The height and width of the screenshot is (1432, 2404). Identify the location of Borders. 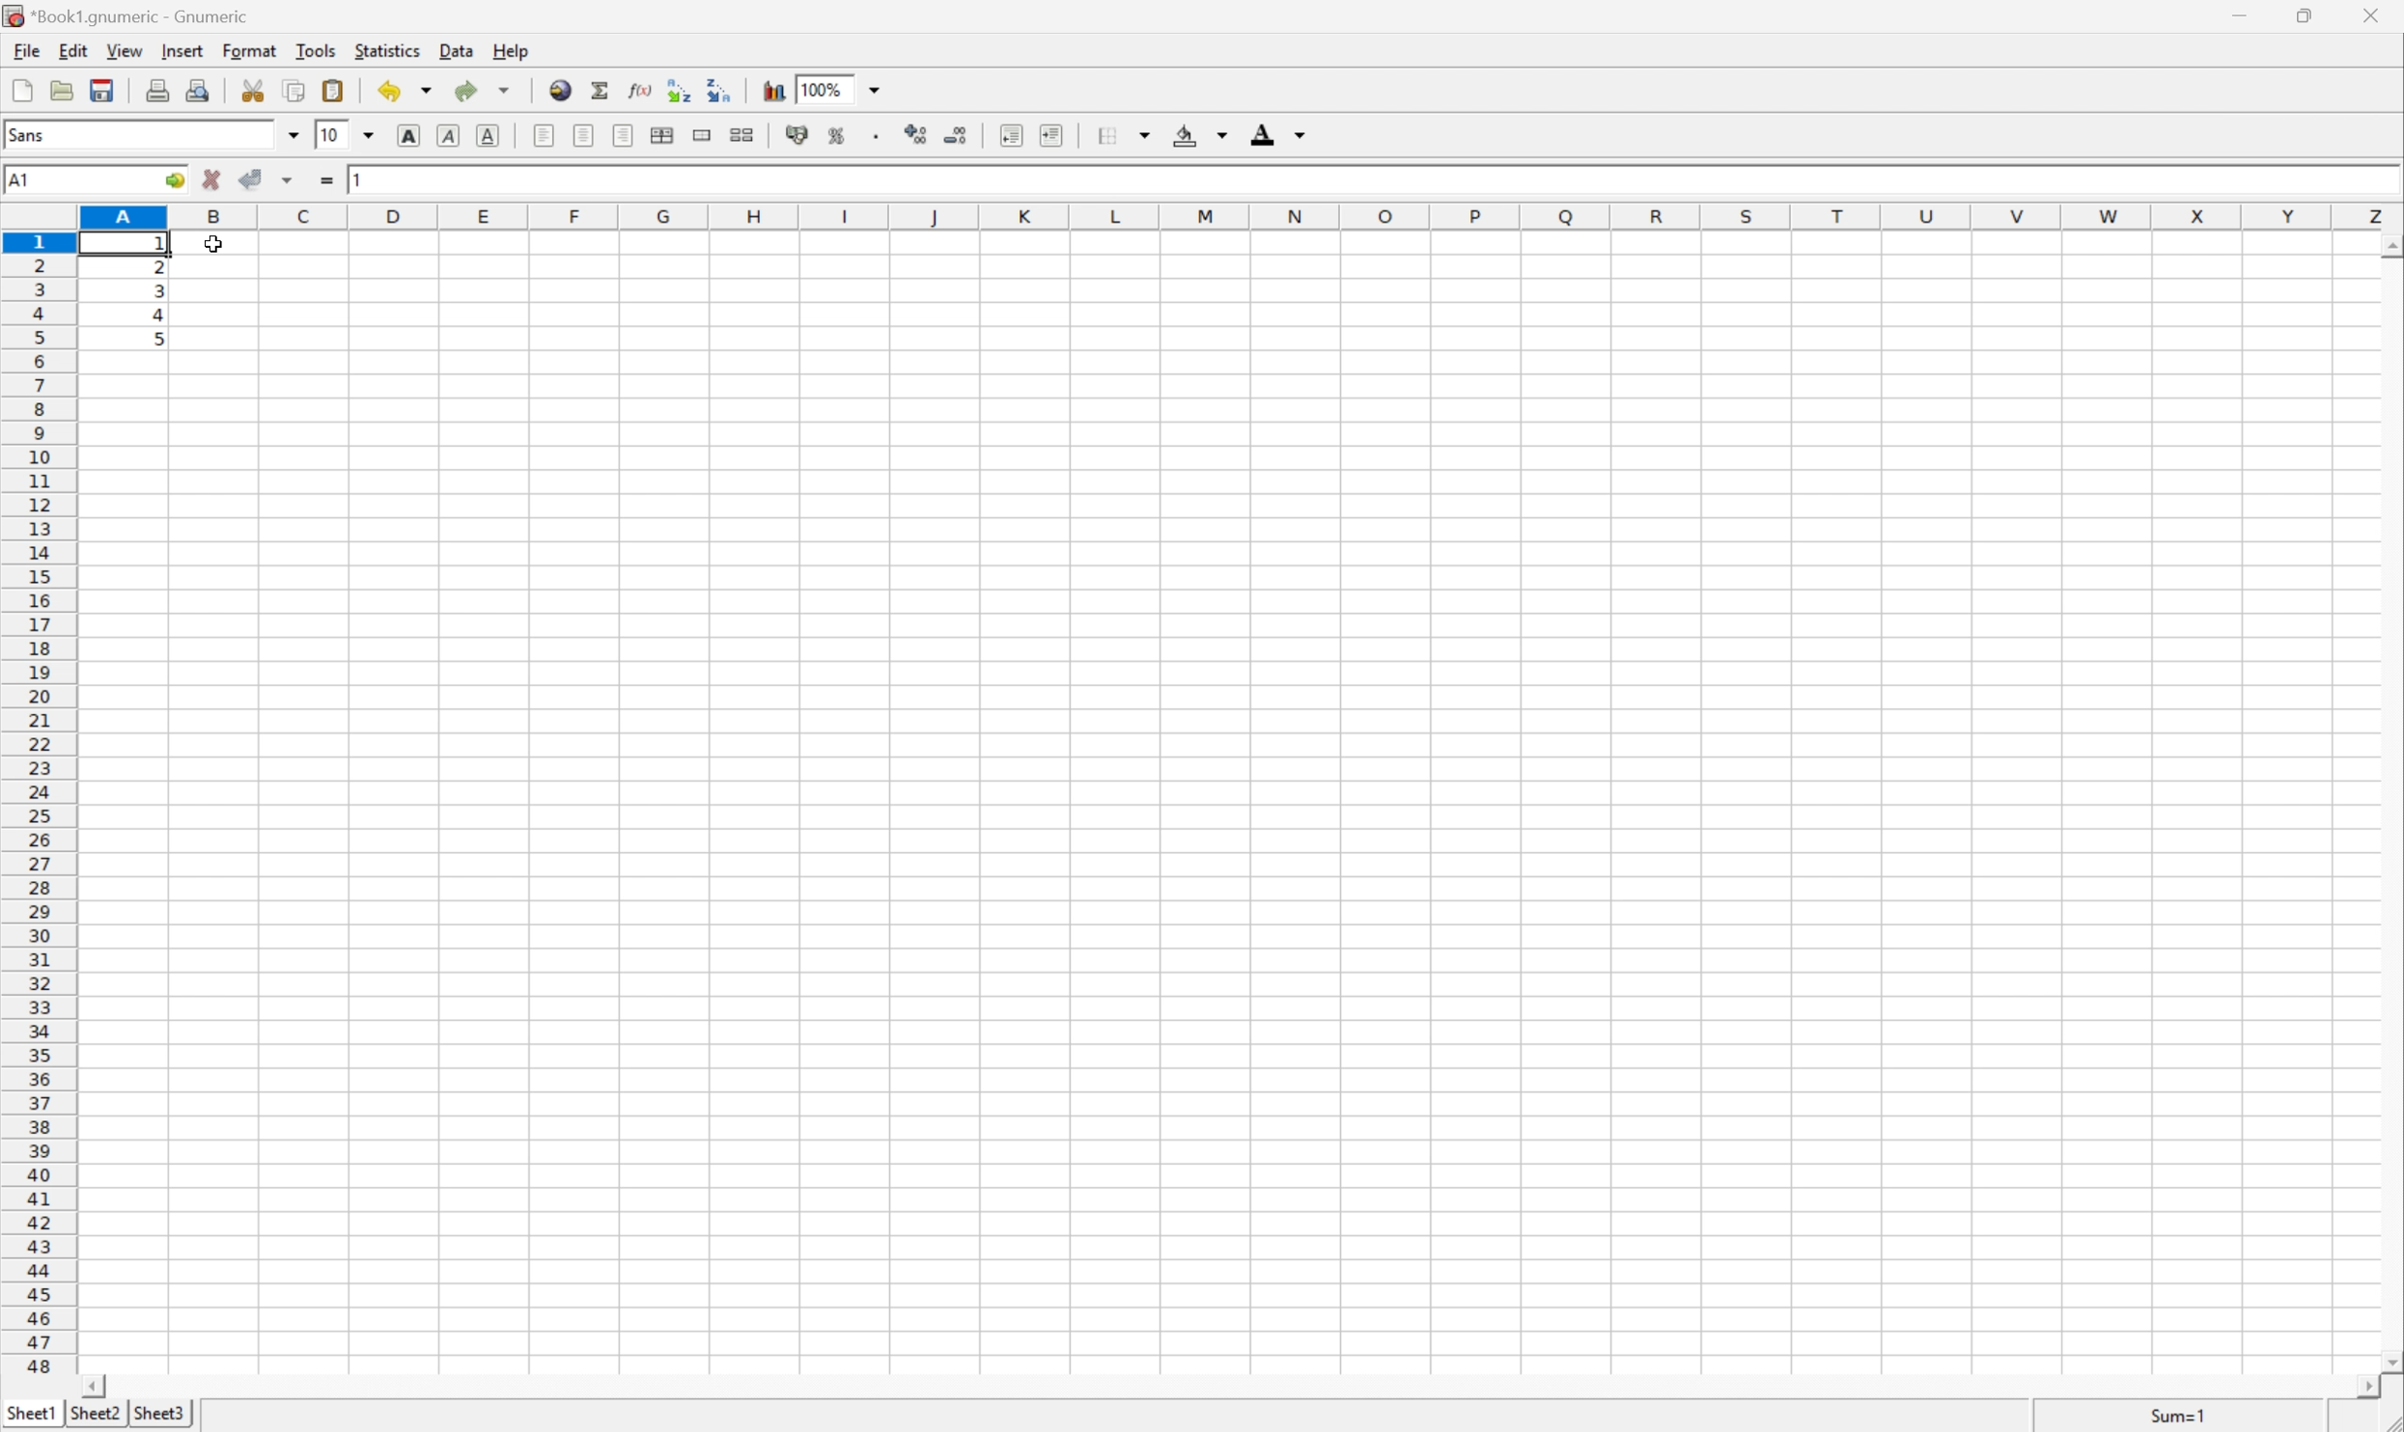
(1120, 133).